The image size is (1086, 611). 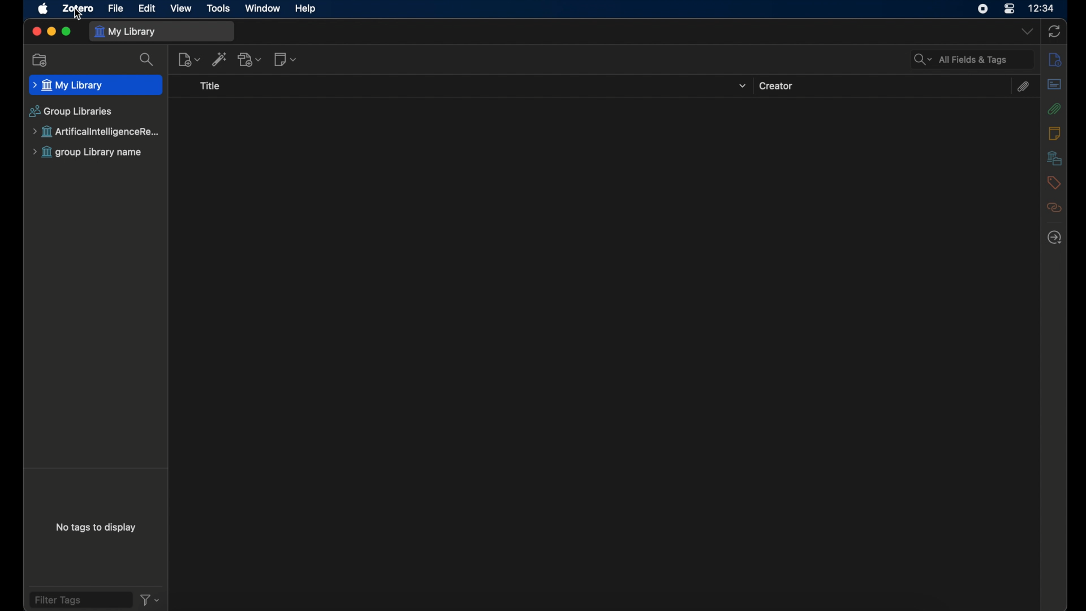 What do you see at coordinates (221, 59) in the screenshot?
I see `add items by identifier` at bounding box center [221, 59].